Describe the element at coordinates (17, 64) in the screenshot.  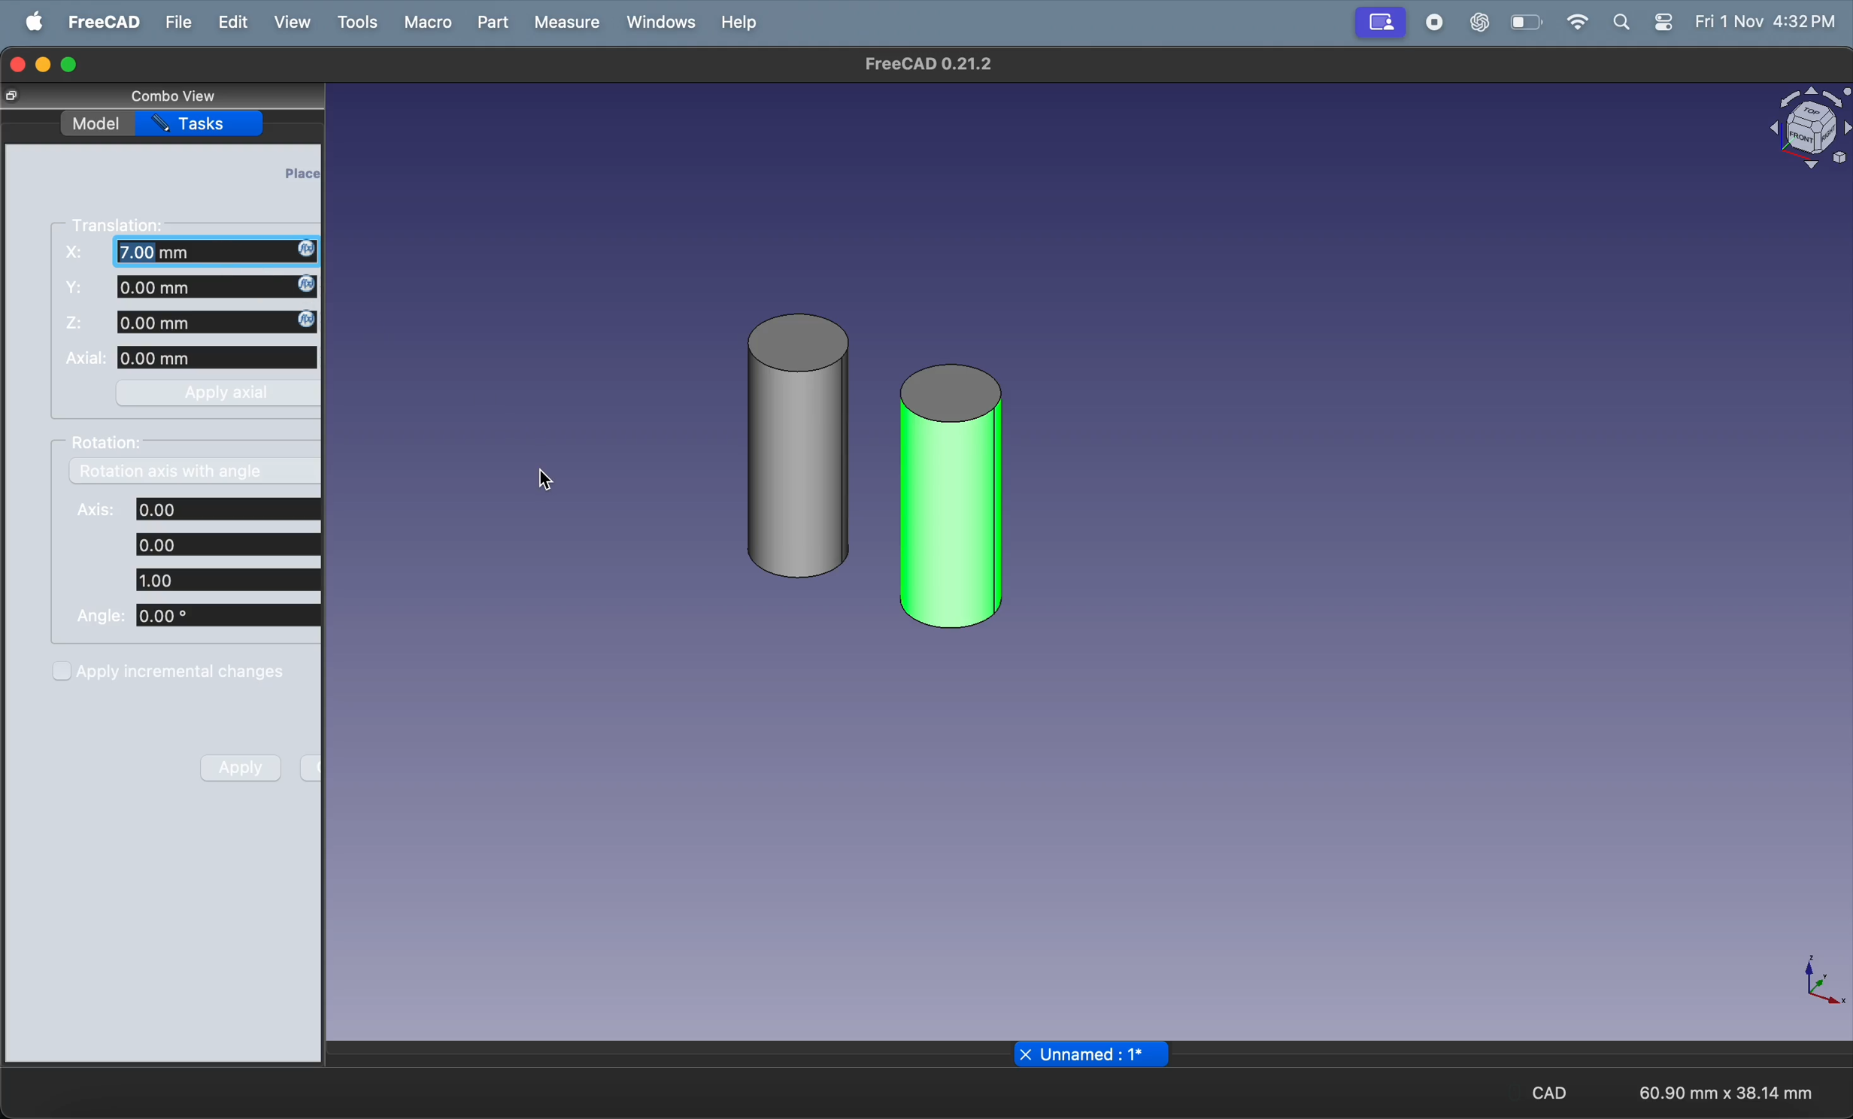
I see `closing window` at that location.